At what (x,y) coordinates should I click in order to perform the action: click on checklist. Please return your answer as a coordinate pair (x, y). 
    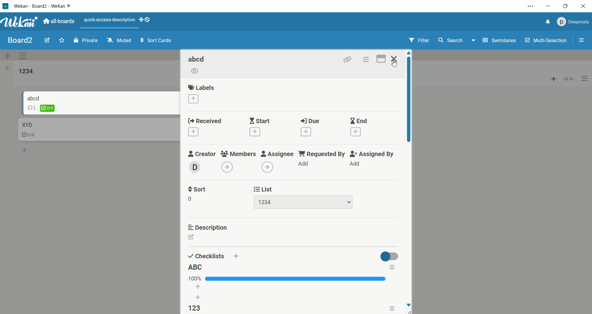
    Looking at the image, I should click on (28, 133).